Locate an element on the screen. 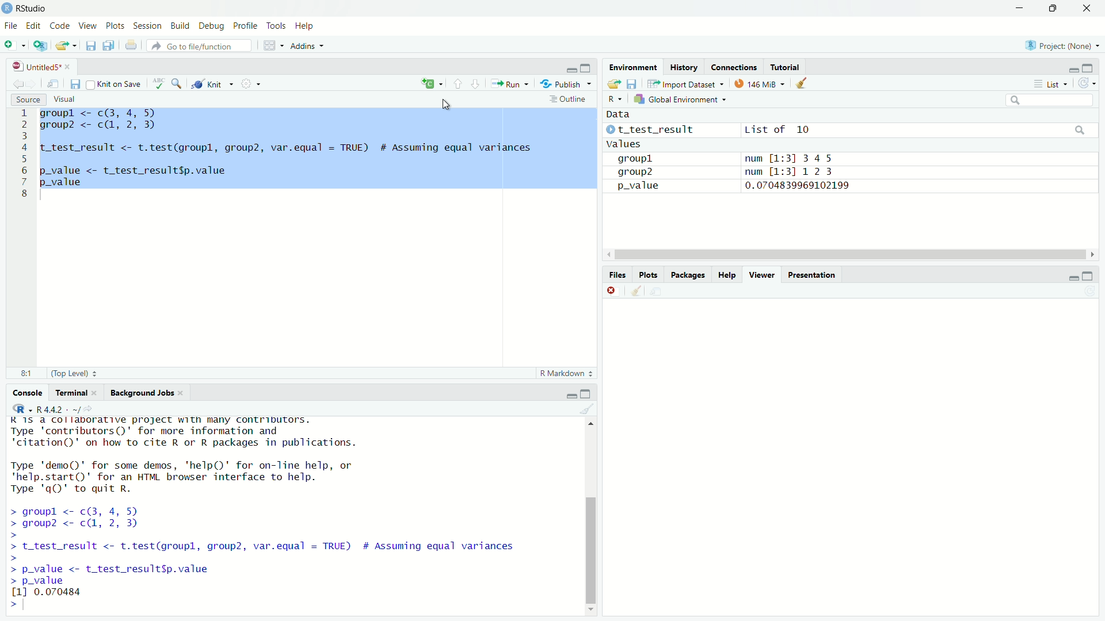 The width and height of the screenshot is (1105, 621). close is located at coordinates (612, 290).